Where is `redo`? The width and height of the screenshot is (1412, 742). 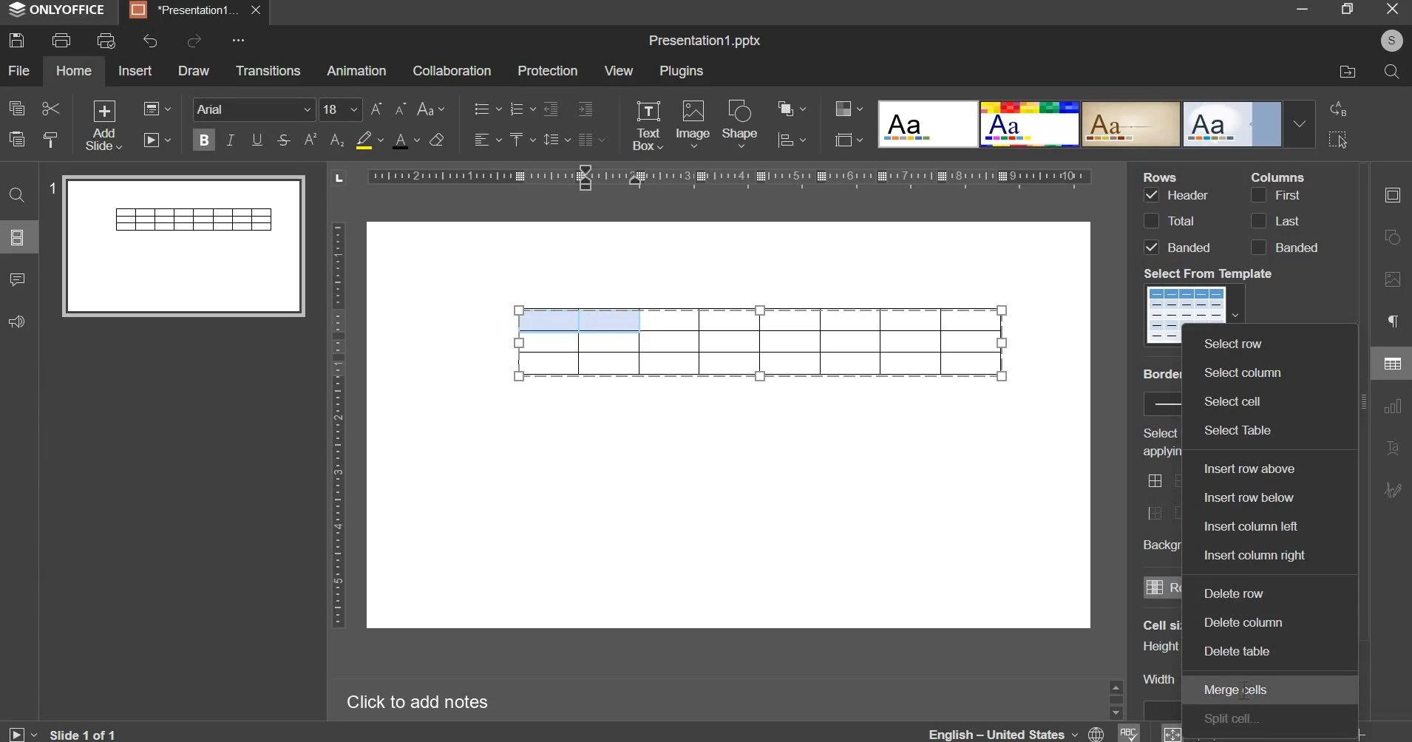
redo is located at coordinates (194, 41).